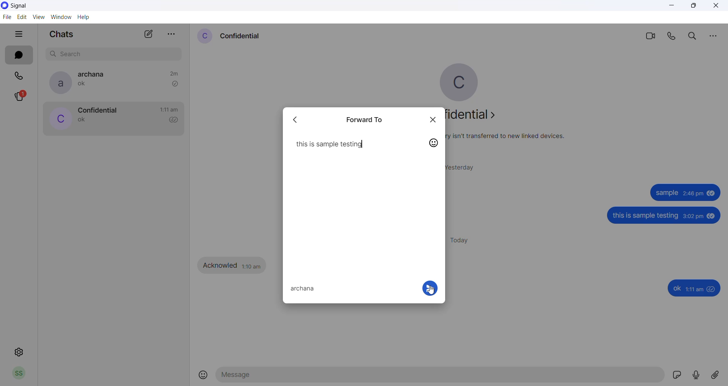  What do you see at coordinates (252, 265) in the screenshot?
I see `1:10 am` at bounding box center [252, 265].